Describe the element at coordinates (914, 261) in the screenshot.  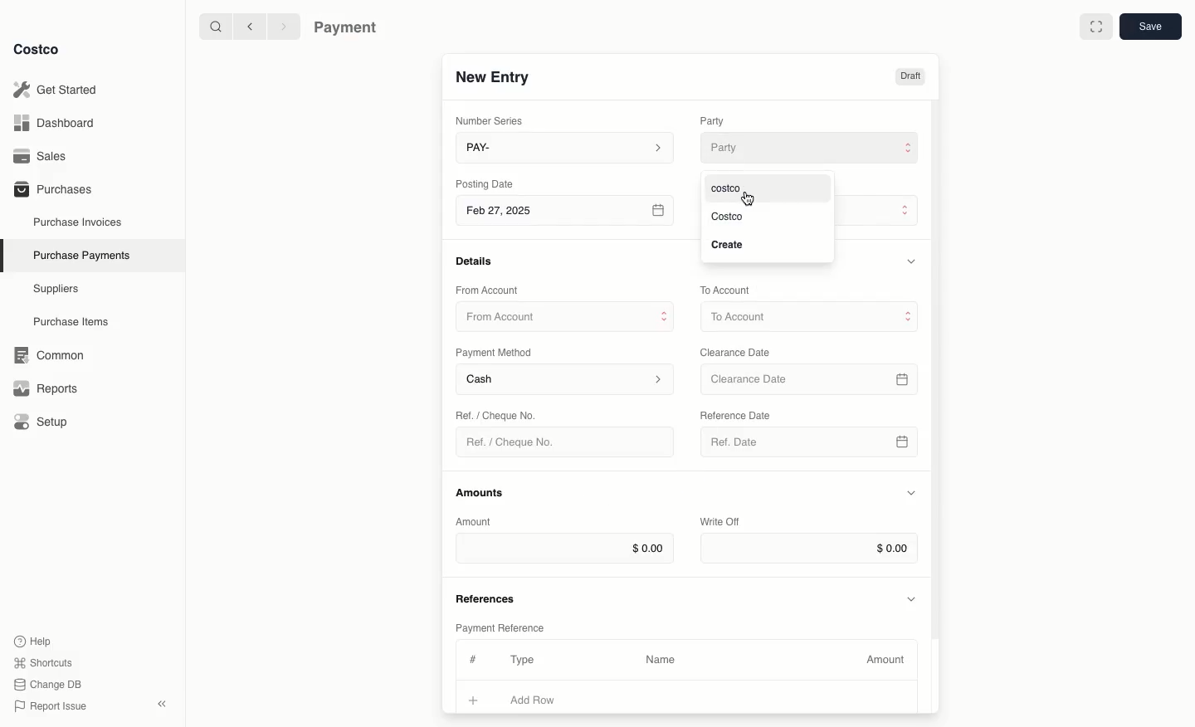
I see `Hide` at that location.